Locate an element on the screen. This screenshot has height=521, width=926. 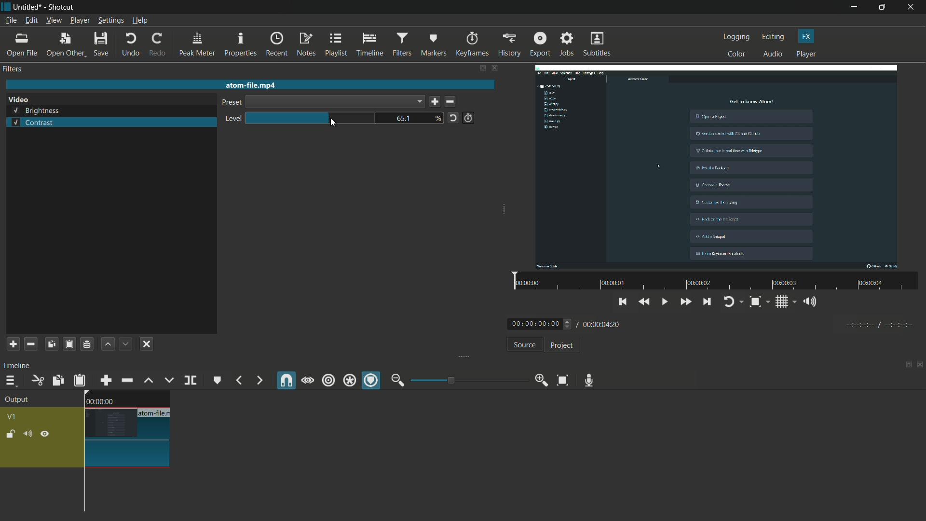
markers is located at coordinates (434, 44).